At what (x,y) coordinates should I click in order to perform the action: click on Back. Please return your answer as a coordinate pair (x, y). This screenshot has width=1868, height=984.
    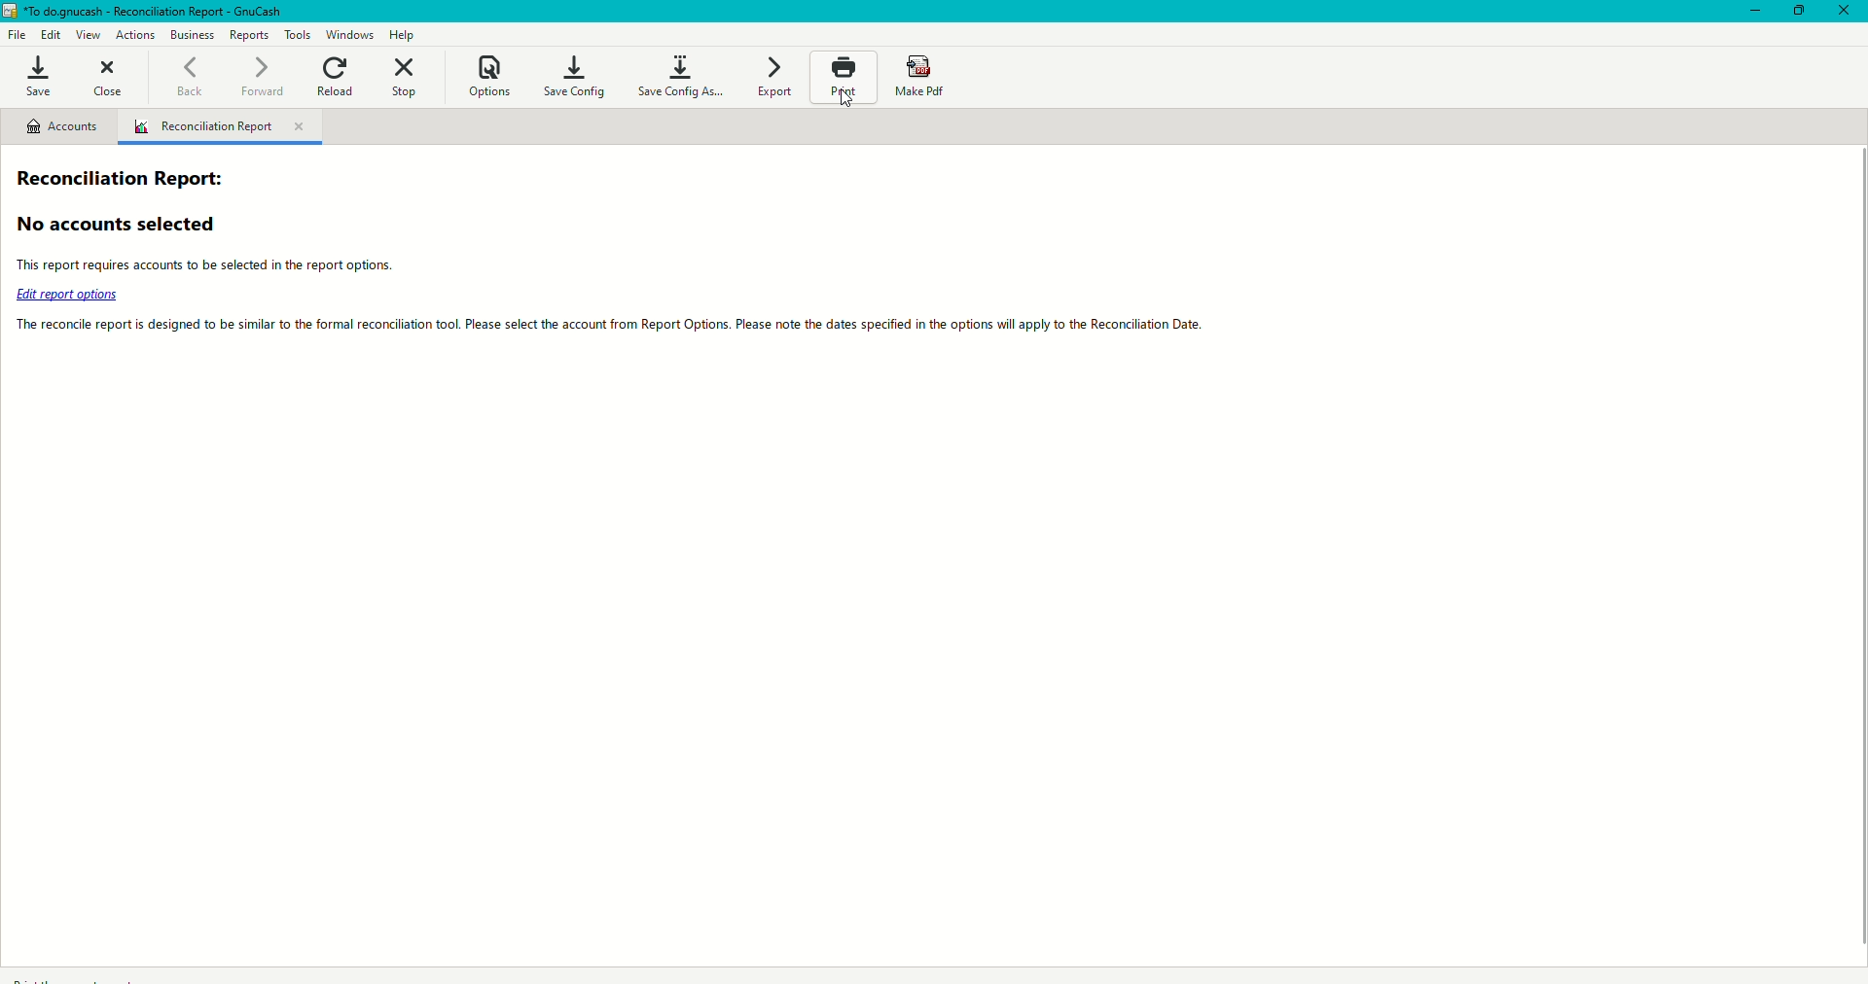
    Looking at the image, I should click on (186, 75).